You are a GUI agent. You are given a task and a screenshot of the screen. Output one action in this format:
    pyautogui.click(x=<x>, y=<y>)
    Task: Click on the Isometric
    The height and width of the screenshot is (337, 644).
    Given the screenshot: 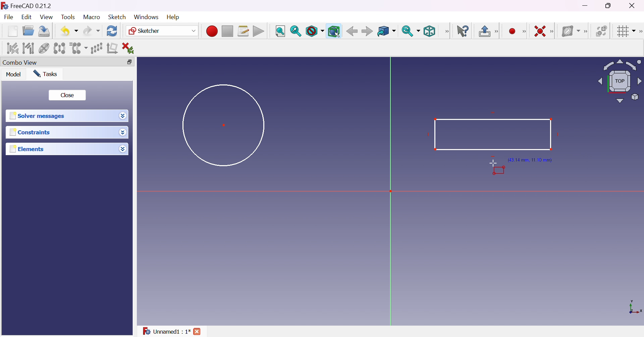 What is the action you would take?
    pyautogui.click(x=429, y=32)
    